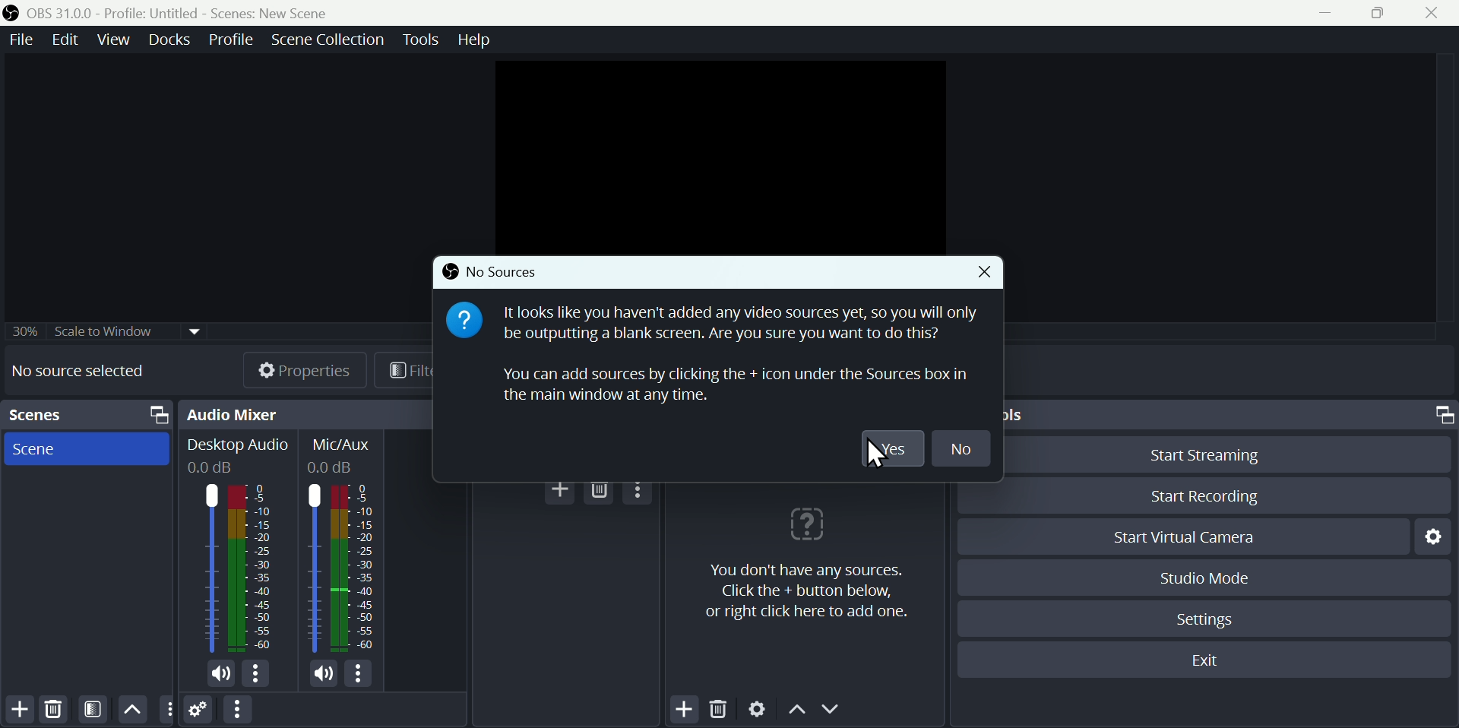 The image size is (1459, 728). Describe the element at coordinates (41, 451) in the screenshot. I see ` Scenes` at that location.